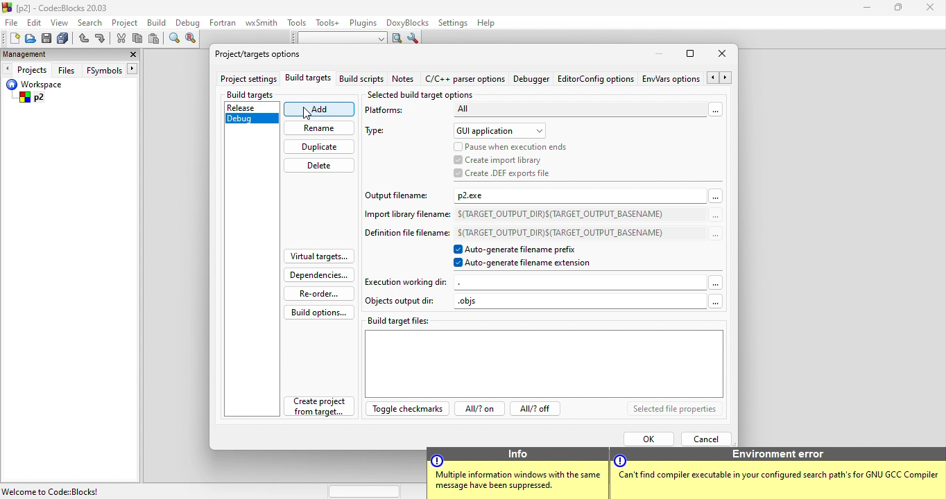 The image size is (946, 499). I want to click on cut, so click(121, 39).